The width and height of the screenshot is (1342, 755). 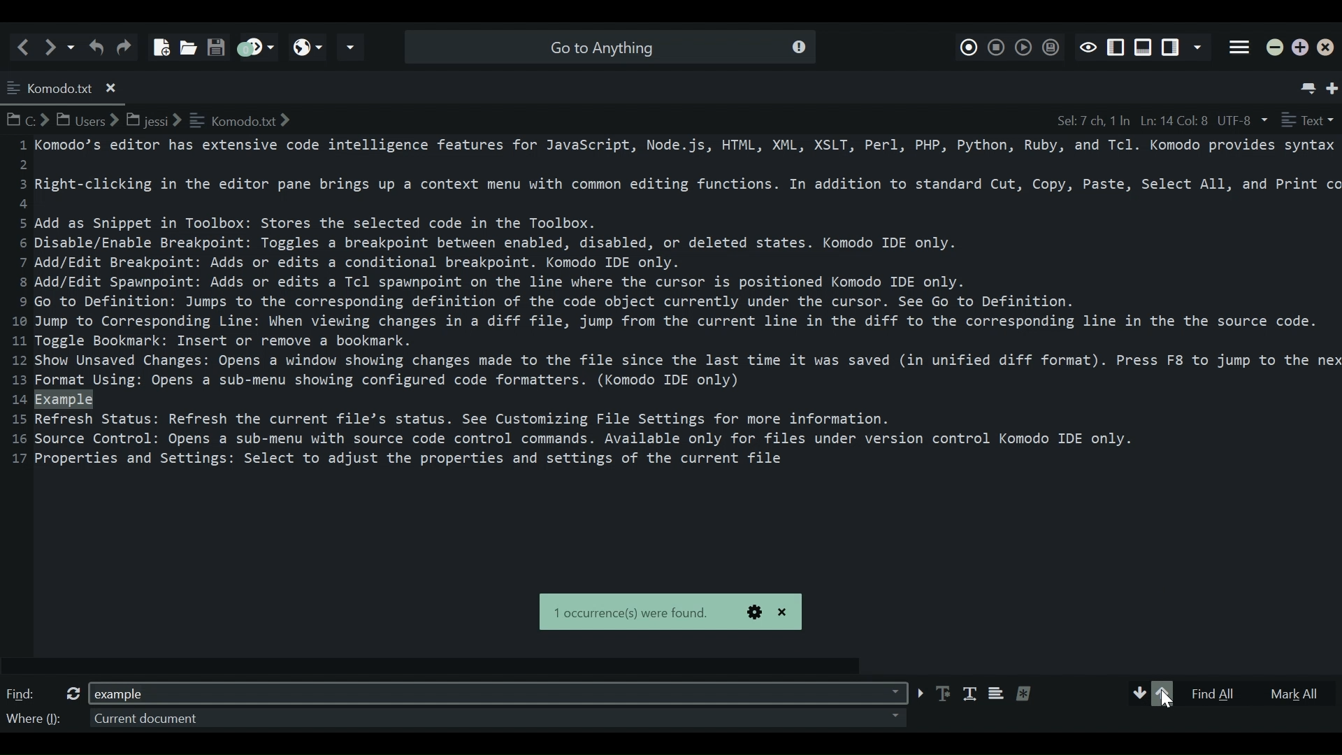 I want to click on Stop Recording Macro, so click(x=997, y=45).